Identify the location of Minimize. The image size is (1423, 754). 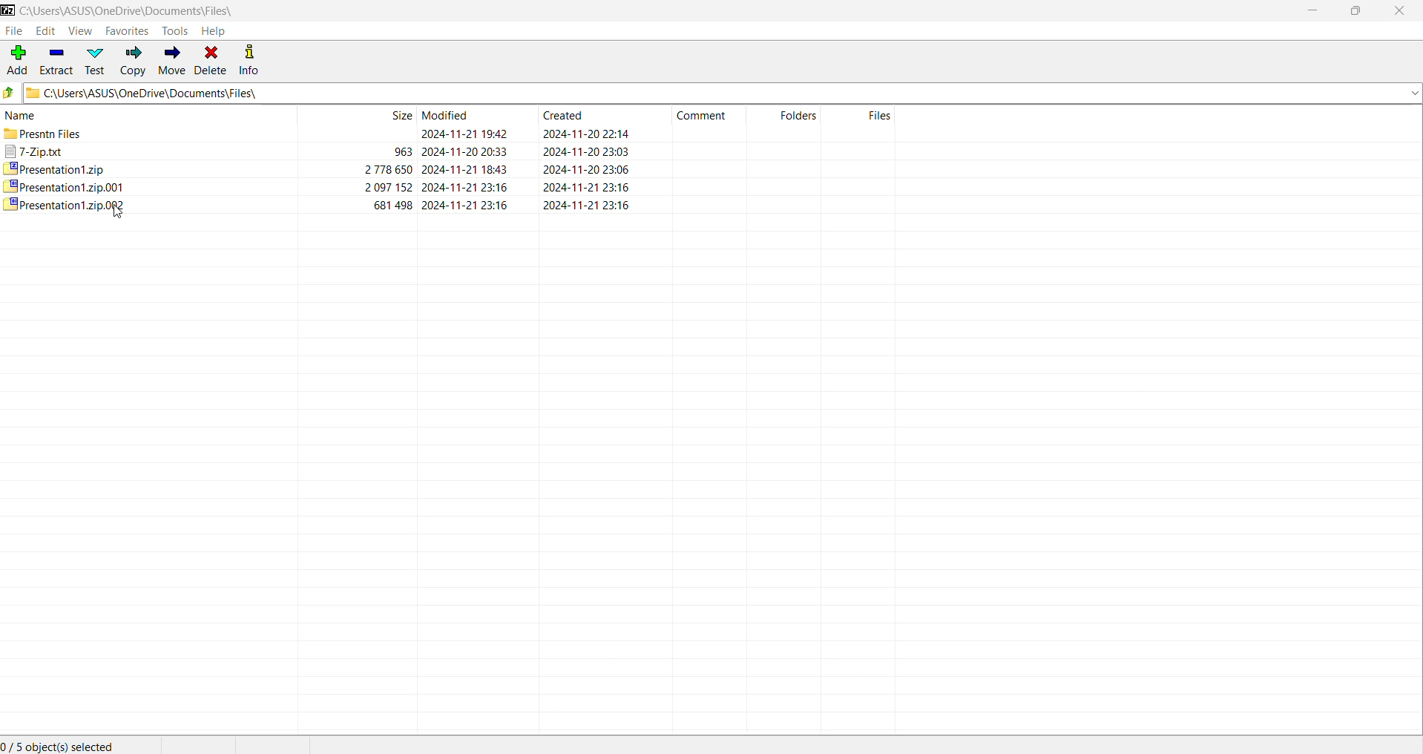
(1309, 10).